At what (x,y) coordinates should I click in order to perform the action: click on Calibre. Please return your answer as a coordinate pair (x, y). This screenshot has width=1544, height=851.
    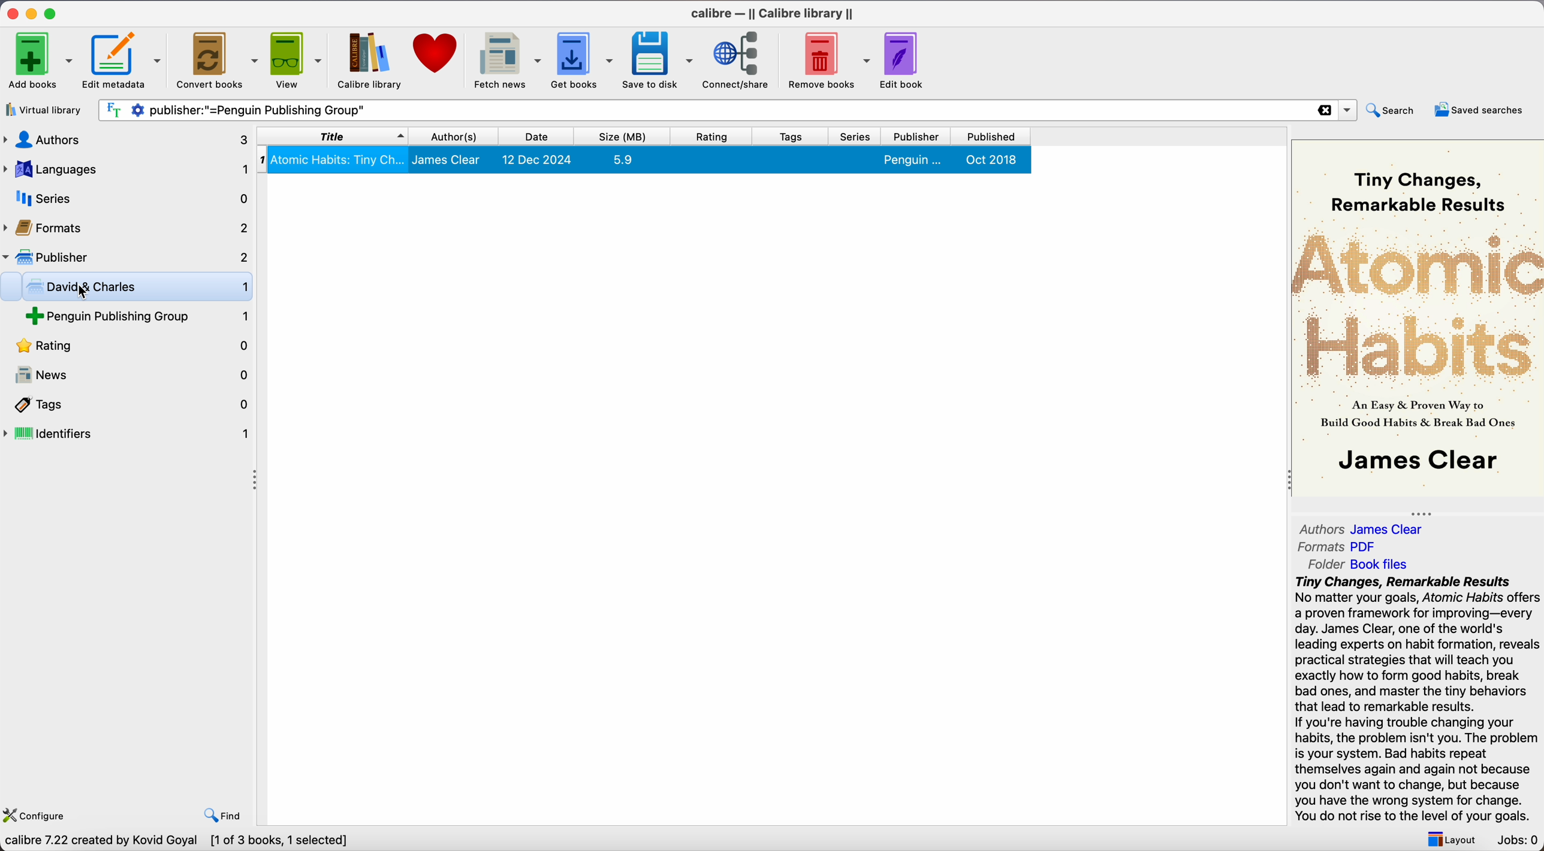
    Looking at the image, I should click on (774, 13).